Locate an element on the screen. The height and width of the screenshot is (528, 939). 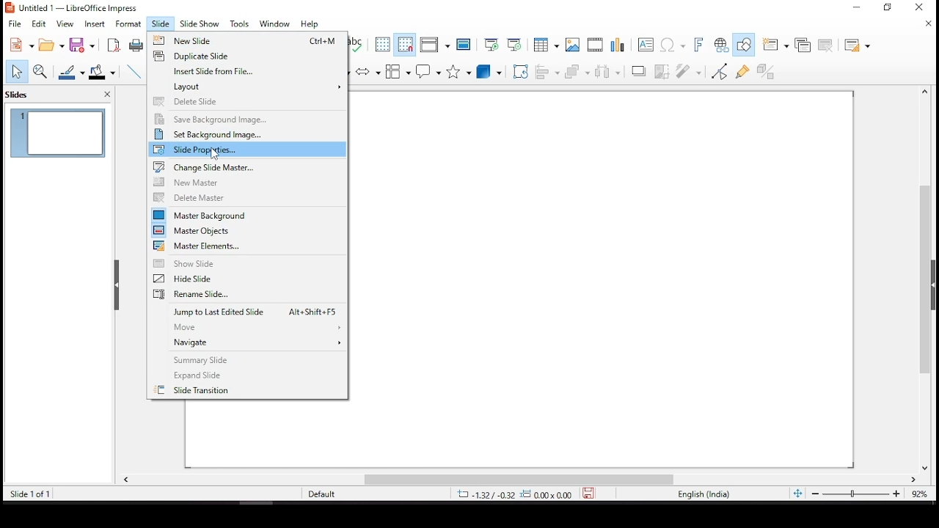
save background image is located at coordinates (245, 119).